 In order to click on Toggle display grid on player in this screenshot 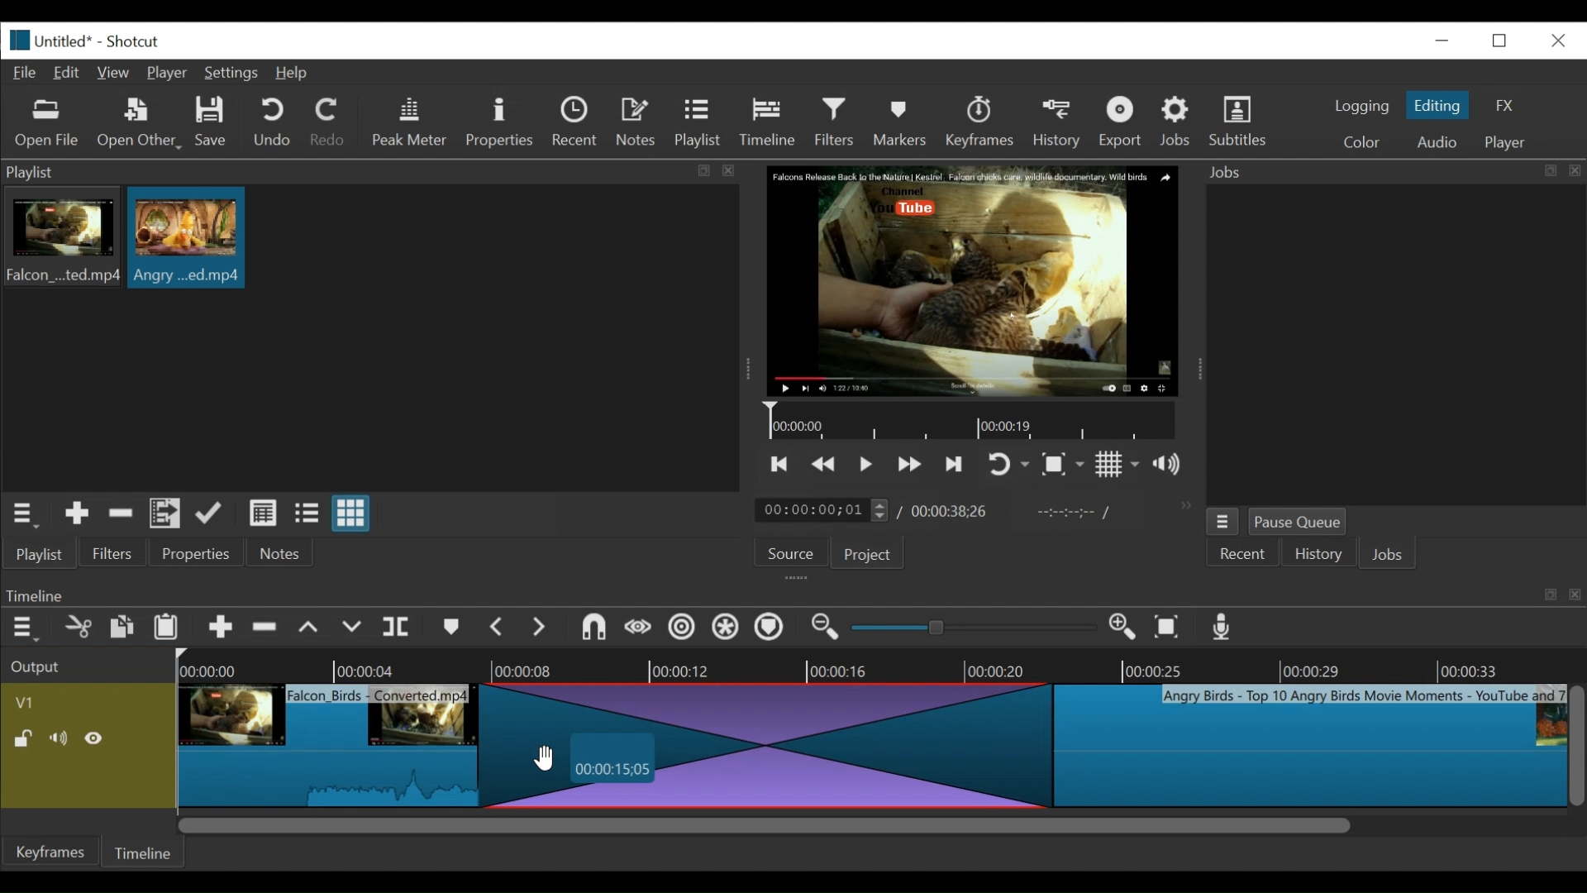, I will do `click(1118, 464)`.